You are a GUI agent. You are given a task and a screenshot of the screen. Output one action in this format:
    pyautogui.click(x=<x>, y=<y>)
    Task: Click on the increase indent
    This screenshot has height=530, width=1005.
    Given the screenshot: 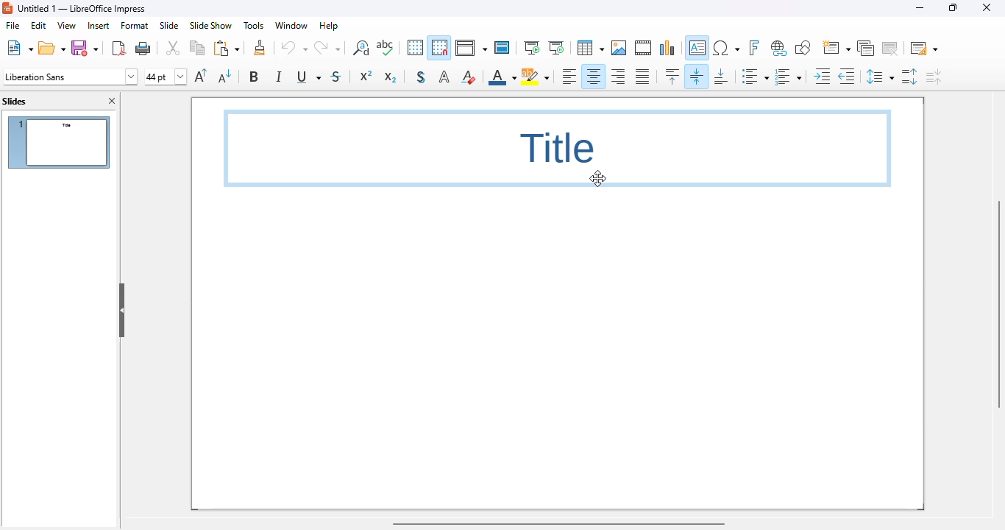 What is the action you would take?
    pyautogui.click(x=822, y=76)
    